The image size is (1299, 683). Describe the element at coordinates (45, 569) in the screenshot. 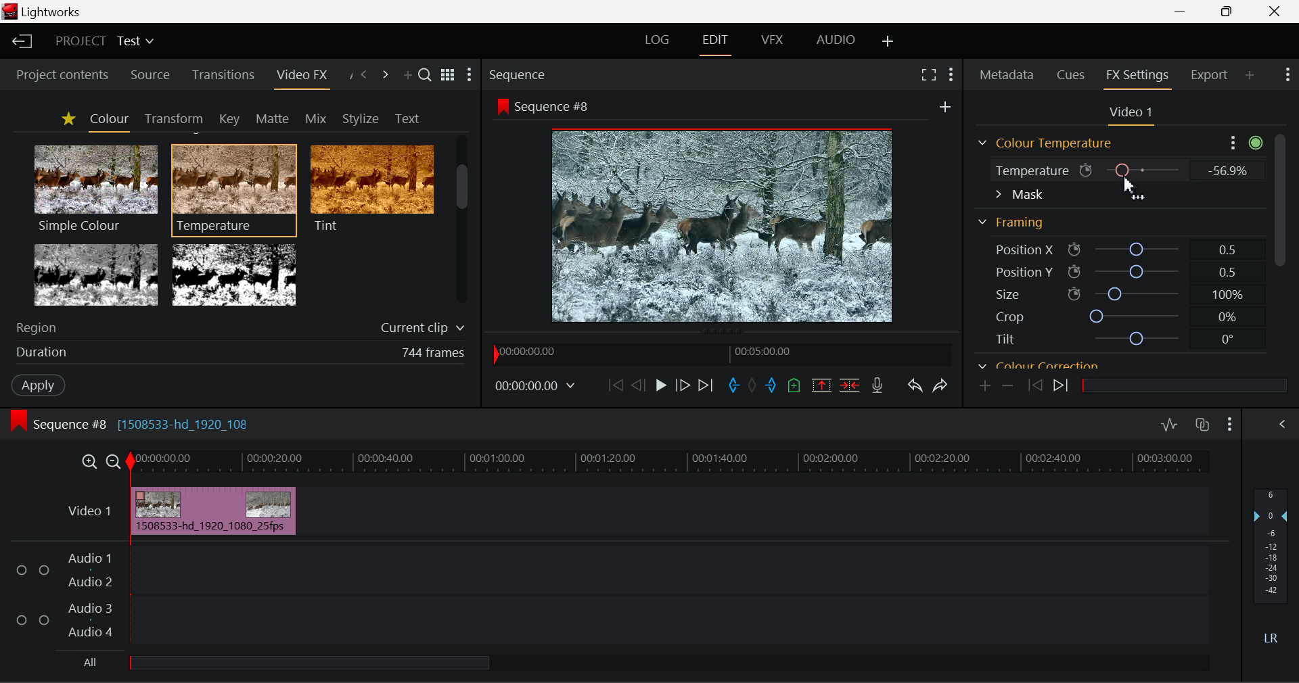

I see `Checkbox` at that location.